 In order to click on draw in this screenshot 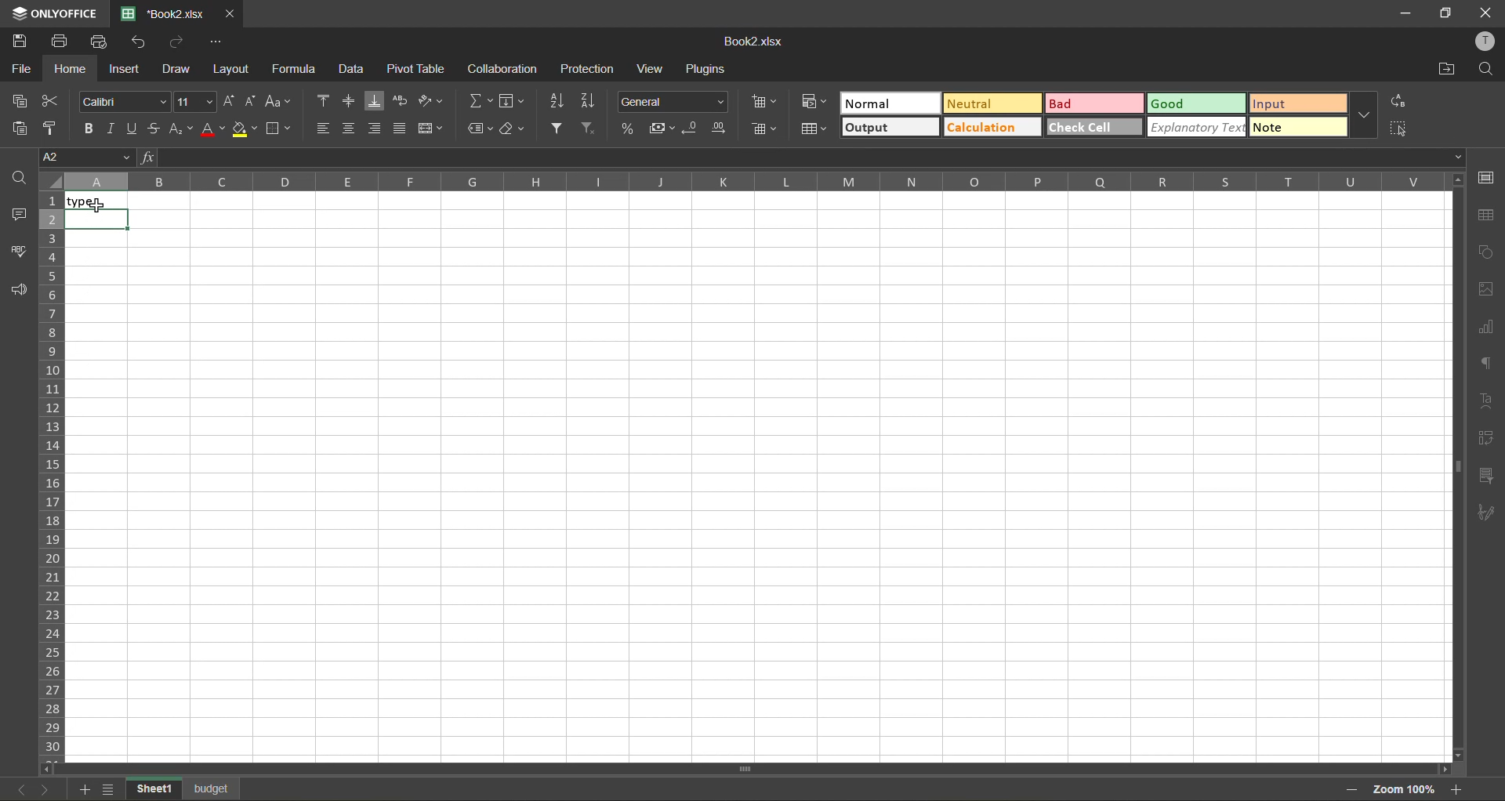, I will do `click(180, 72)`.